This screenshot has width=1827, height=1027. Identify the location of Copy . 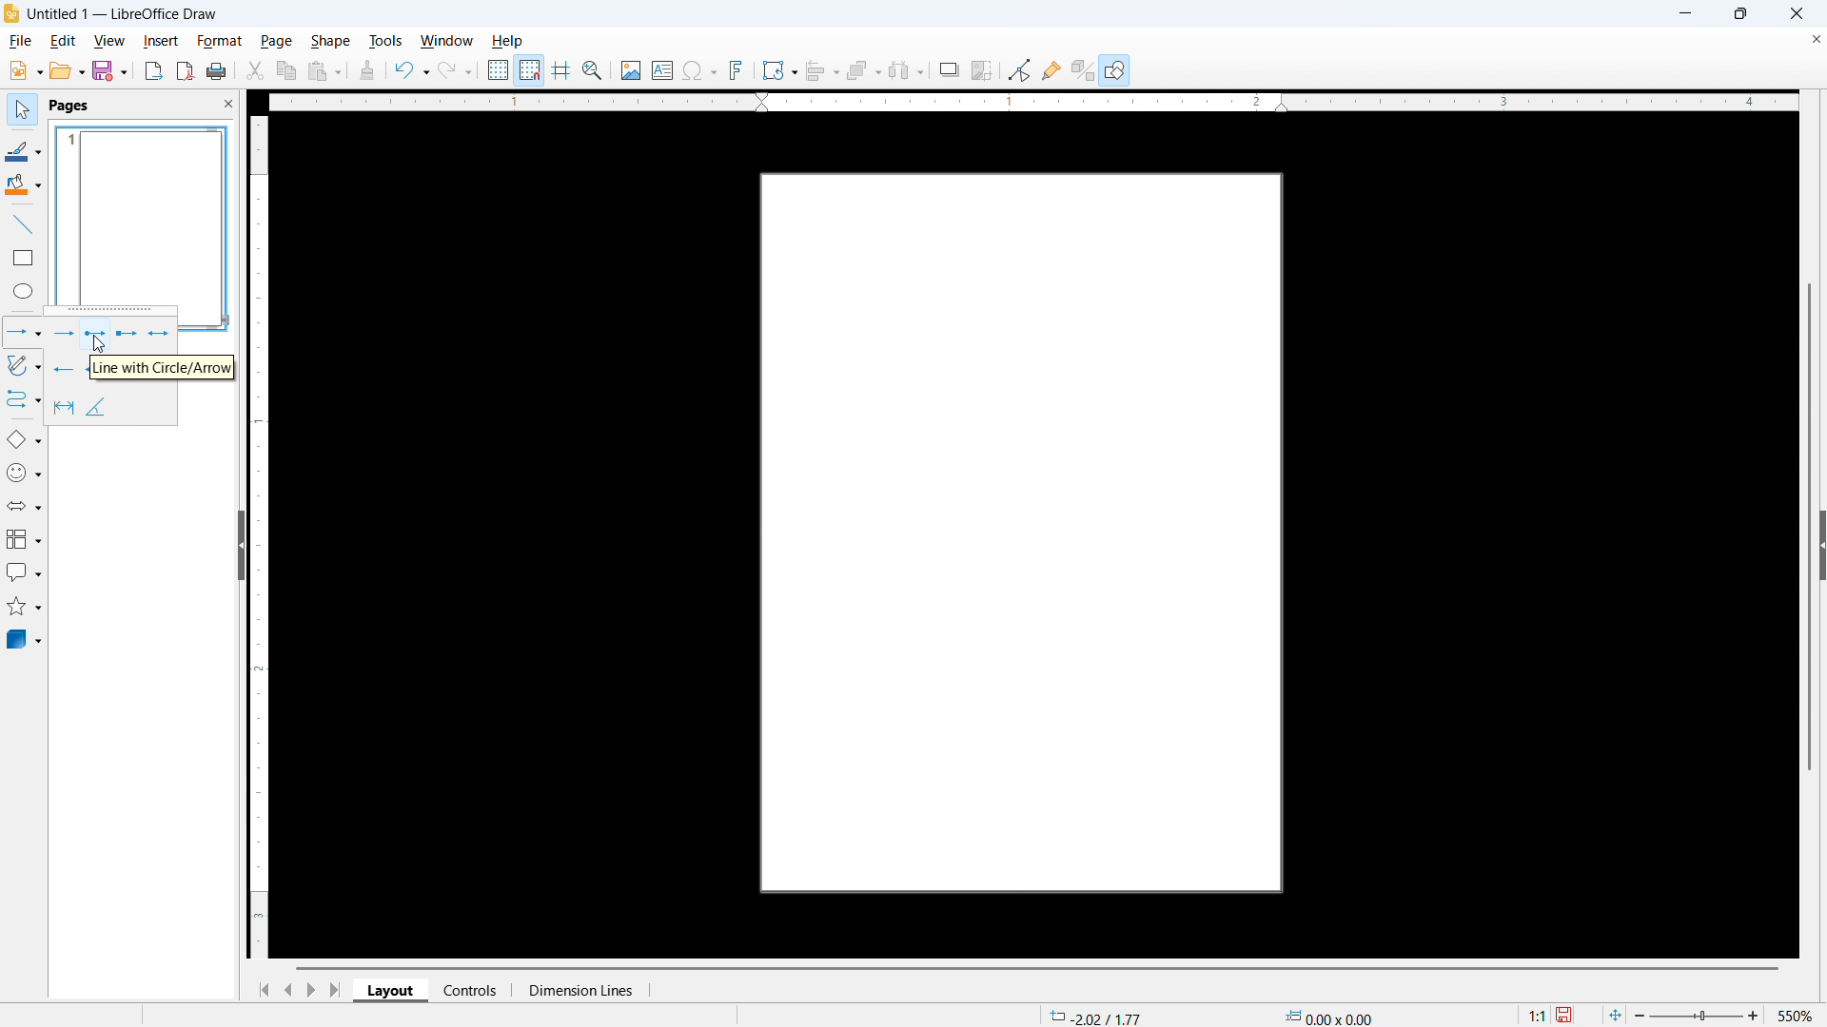
(287, 70).